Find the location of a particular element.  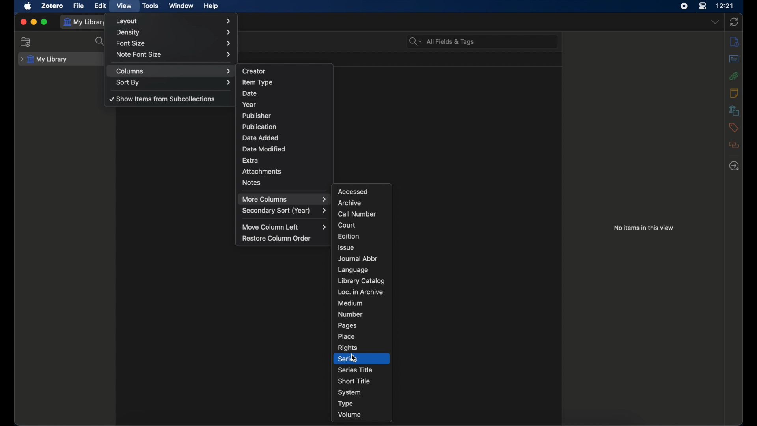

series title is located at coordinates (355, 370).